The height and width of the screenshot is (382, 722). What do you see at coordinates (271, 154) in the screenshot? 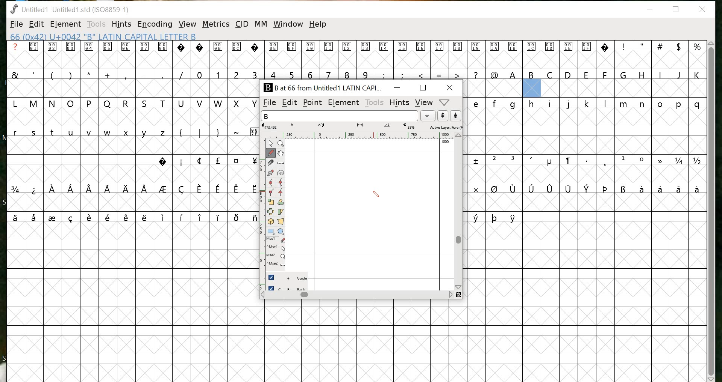
I see `Freehand` at bounding box center [271, 154].